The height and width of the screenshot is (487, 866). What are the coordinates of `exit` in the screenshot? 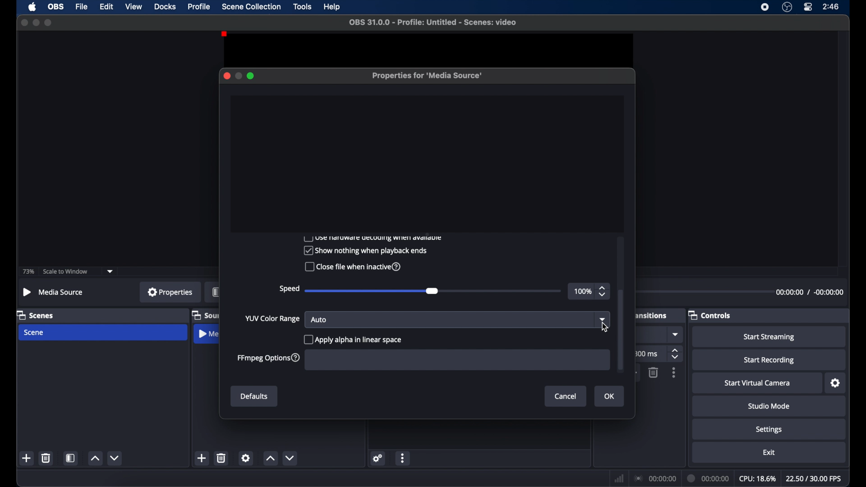 It's located at (769, 452).